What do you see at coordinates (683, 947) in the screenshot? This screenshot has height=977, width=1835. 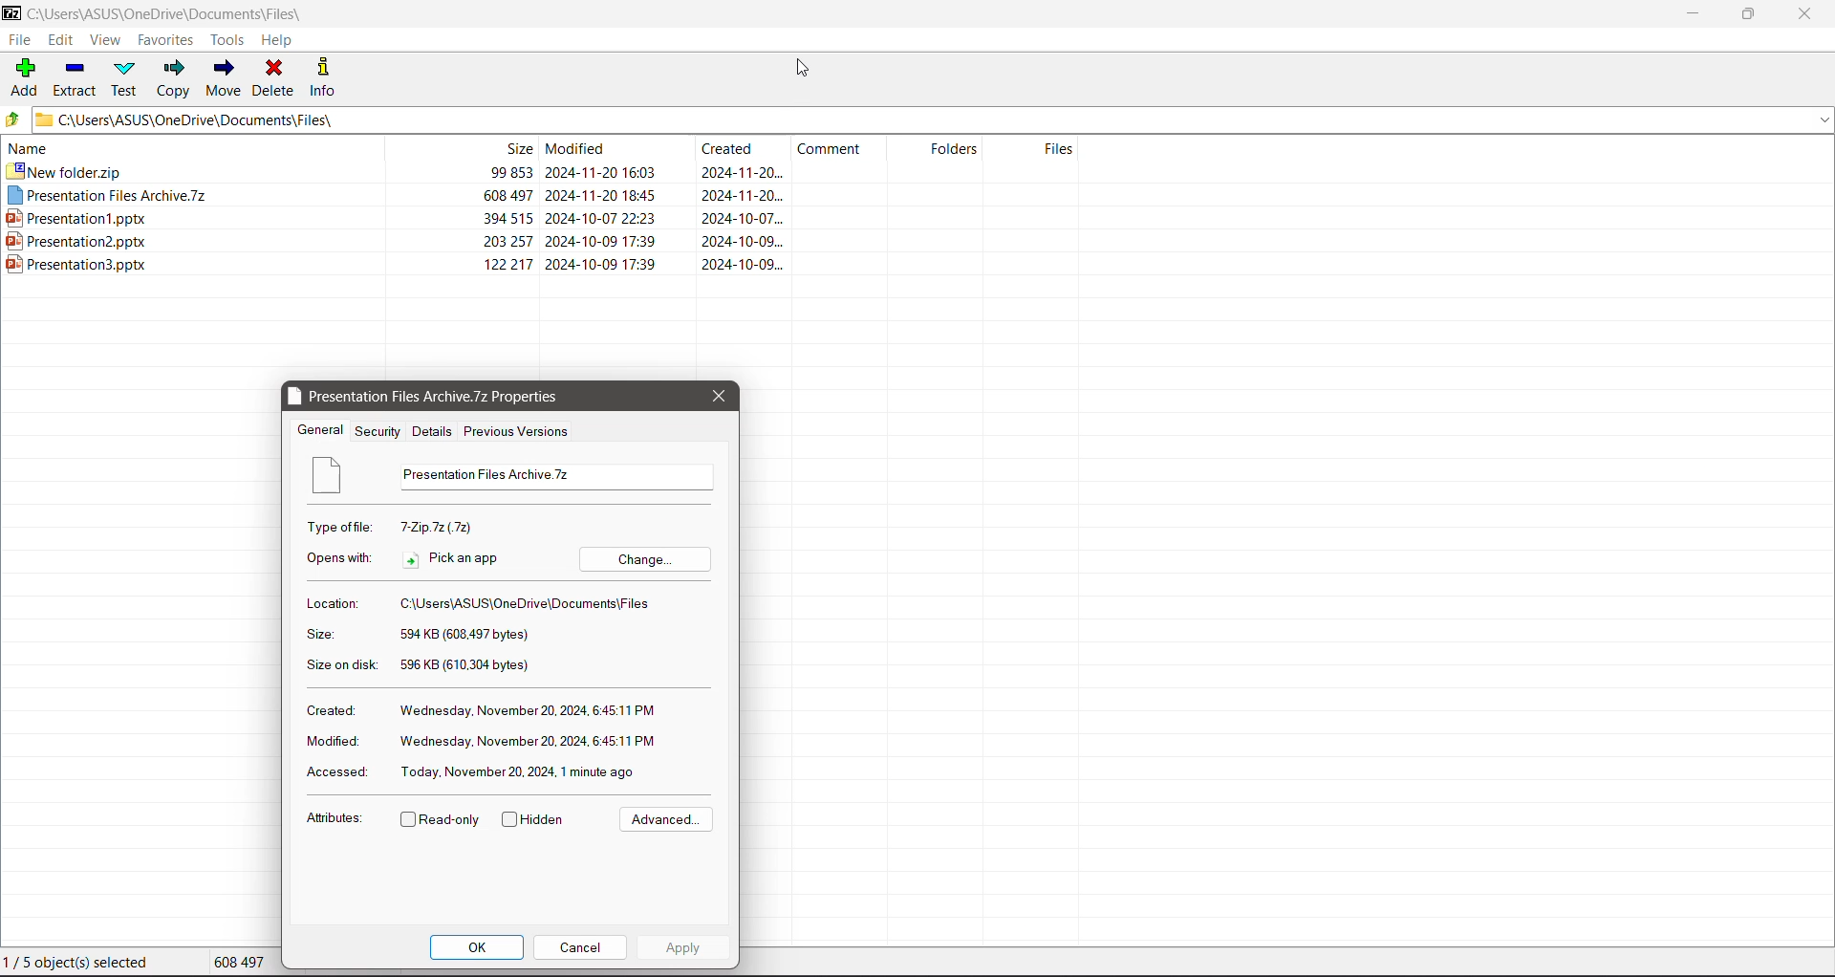 I see `Apply` at bounding box center [683, 947].